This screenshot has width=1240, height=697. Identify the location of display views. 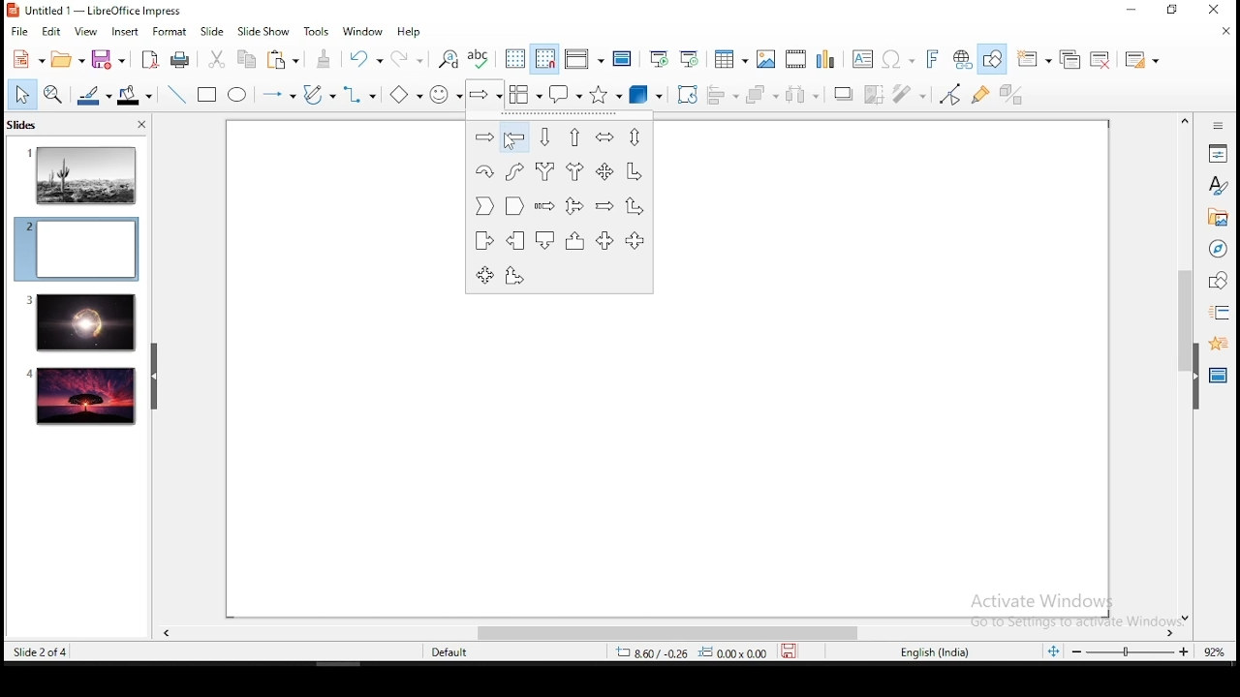
(582, 59).